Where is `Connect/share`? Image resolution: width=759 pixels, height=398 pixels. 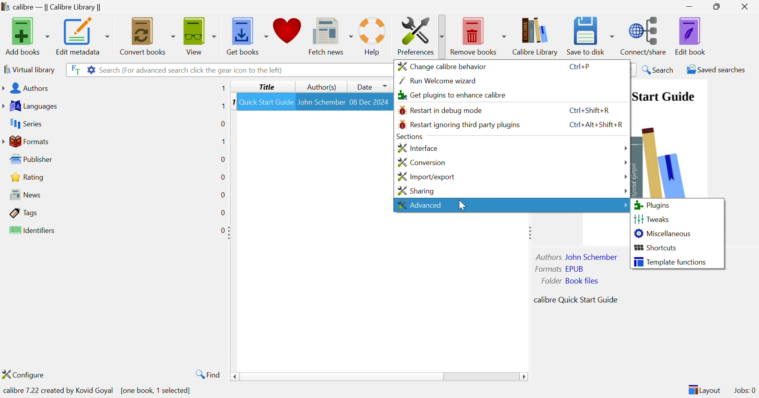
Connect/share is located at coordinates (645, 34).